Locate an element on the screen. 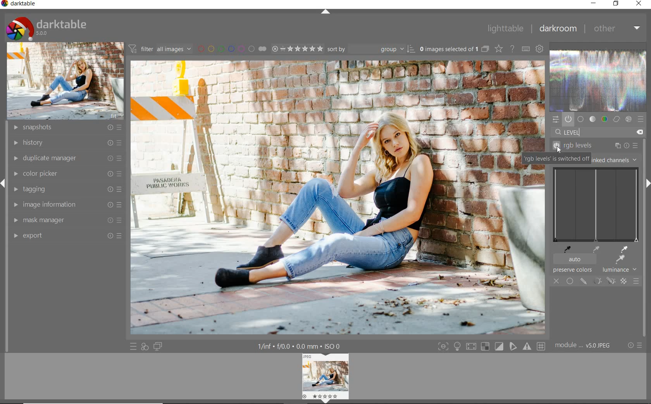  waveform is located at coordinates (599, 80).